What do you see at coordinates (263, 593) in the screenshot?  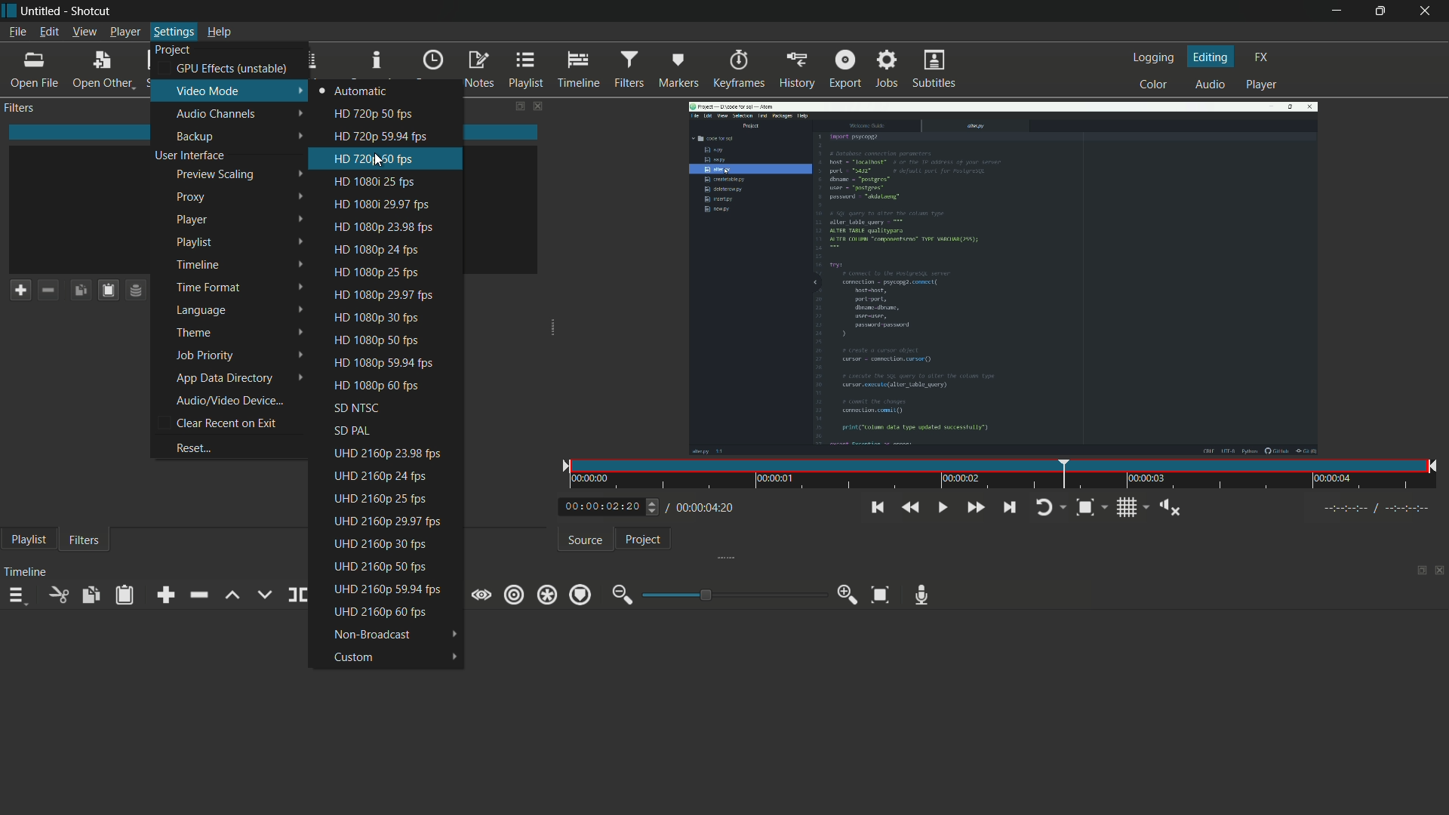 I see `overwrite` at bounding box center [263, 593].